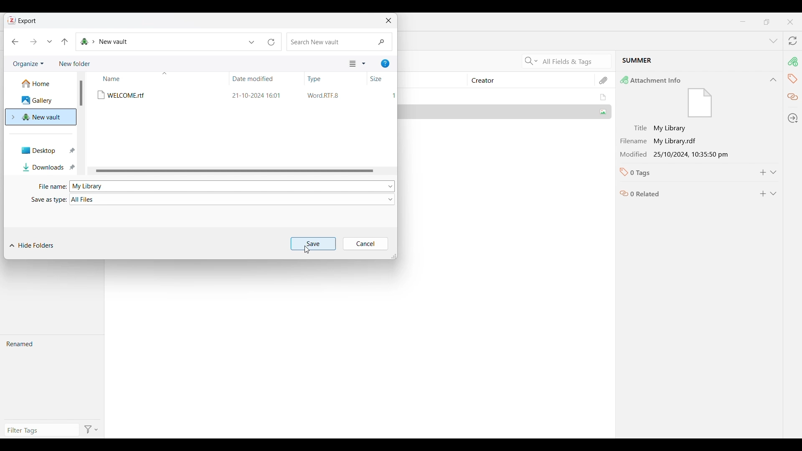 The width and height of the screenshot is (802, 451). What do you see at coordinates (48, 185) in the screenshot?
I see `File name :` at bounding box center [48, 185].